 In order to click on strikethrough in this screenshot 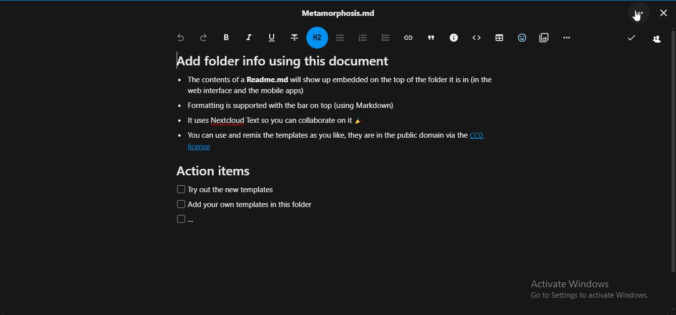, I will do `click(295, 38)`.